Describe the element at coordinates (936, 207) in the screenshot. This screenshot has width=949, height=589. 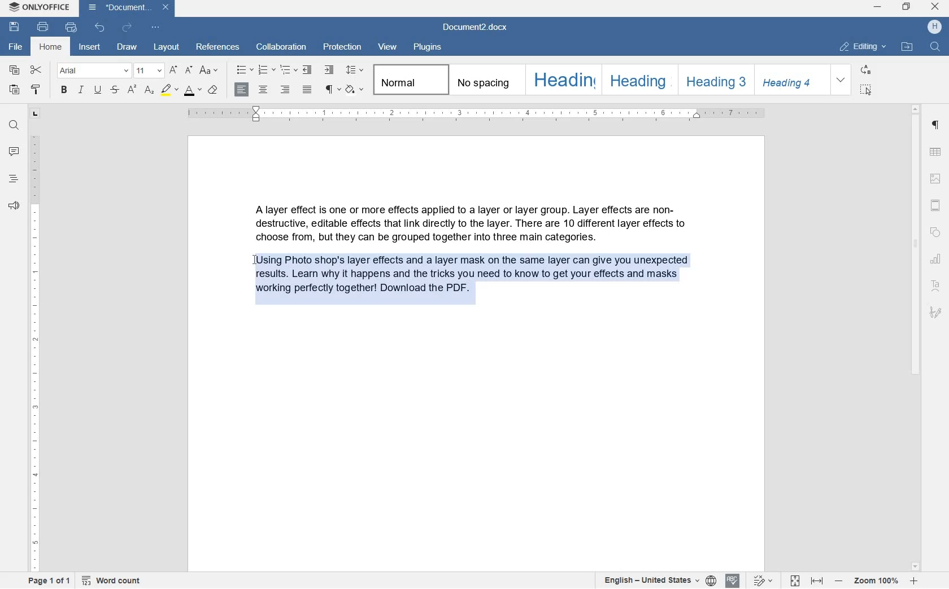
I see `HEADERS & FOOTERS` at that location.